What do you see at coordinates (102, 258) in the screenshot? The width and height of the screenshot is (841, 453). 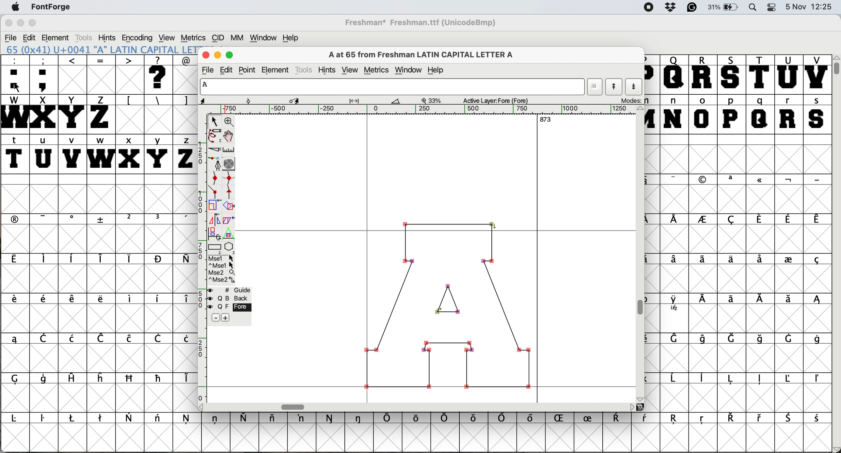 I see `symbol` at bounding box center [102, 258].